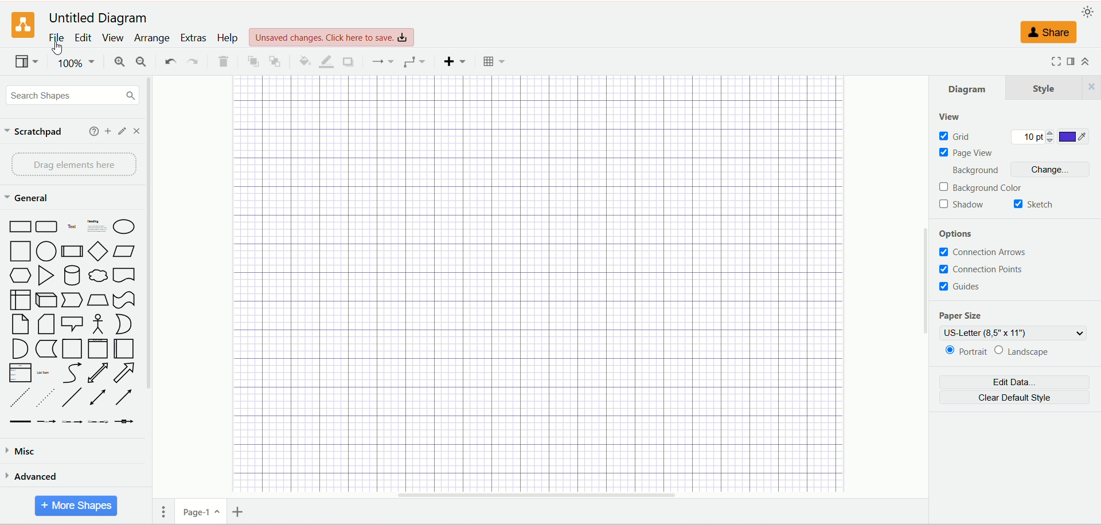  Describe the element at coordinates (46, 350) in the screenshot. I see `Data Storage` at that location.